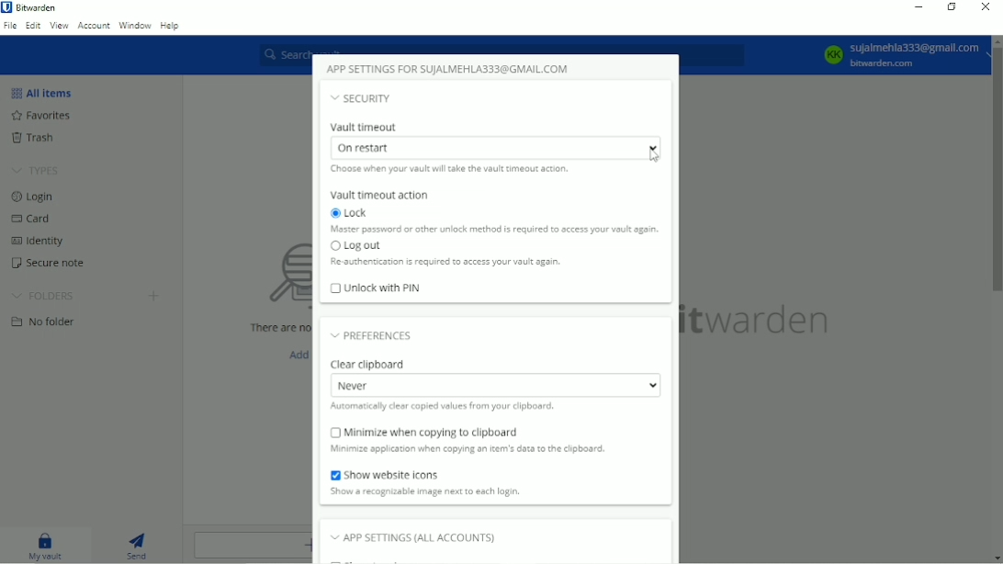  I want to click on View, so click(59, 27).